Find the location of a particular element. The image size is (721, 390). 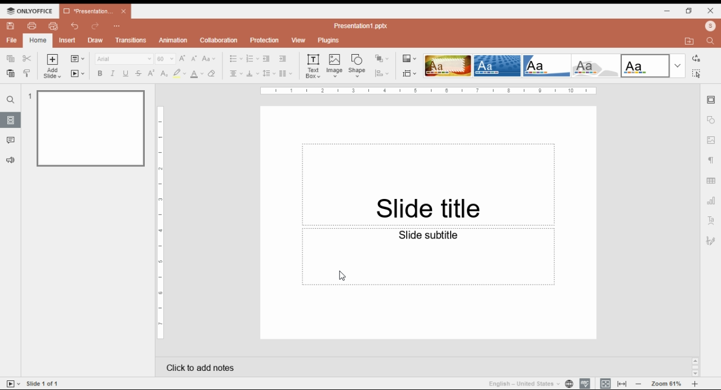

zoom in/zoom out is located at coordinates (695, 384).